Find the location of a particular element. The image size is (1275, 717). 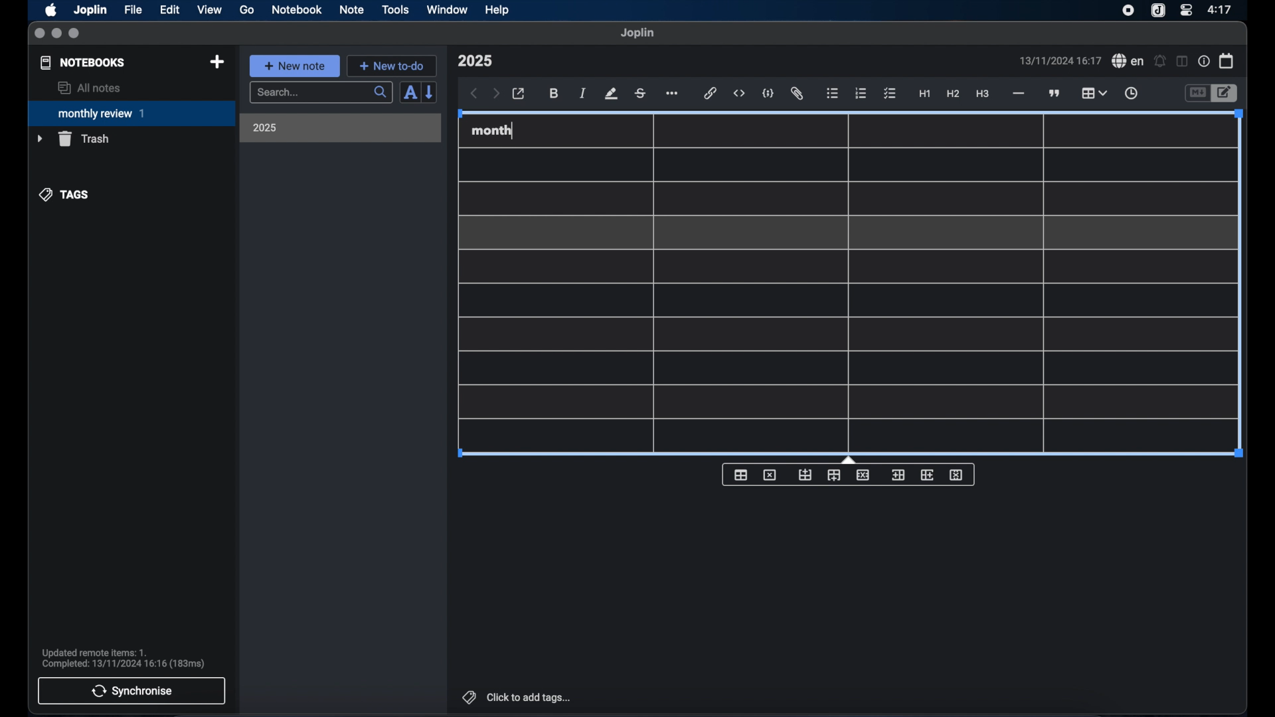

bold is located at coordinates (555, 94).